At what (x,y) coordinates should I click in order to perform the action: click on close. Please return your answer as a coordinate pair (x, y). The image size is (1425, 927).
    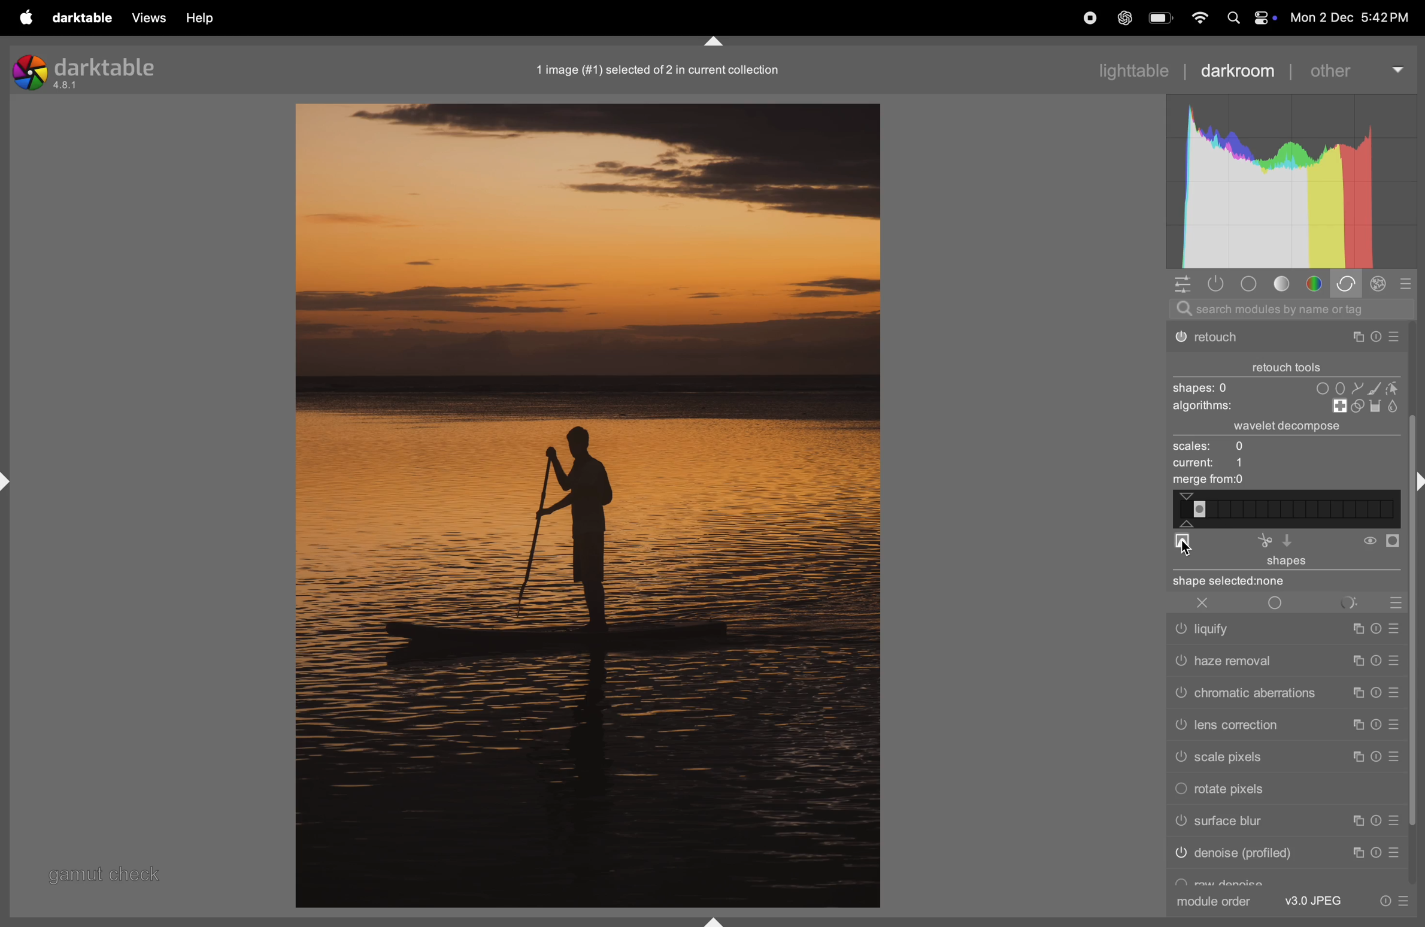
    Looking at the image, I should click on (1198, 602).